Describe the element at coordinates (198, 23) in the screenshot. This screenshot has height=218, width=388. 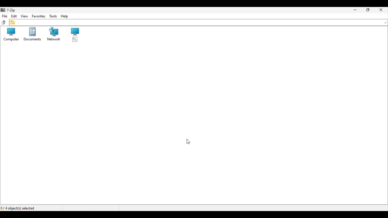
I see `File address bar` at that location.